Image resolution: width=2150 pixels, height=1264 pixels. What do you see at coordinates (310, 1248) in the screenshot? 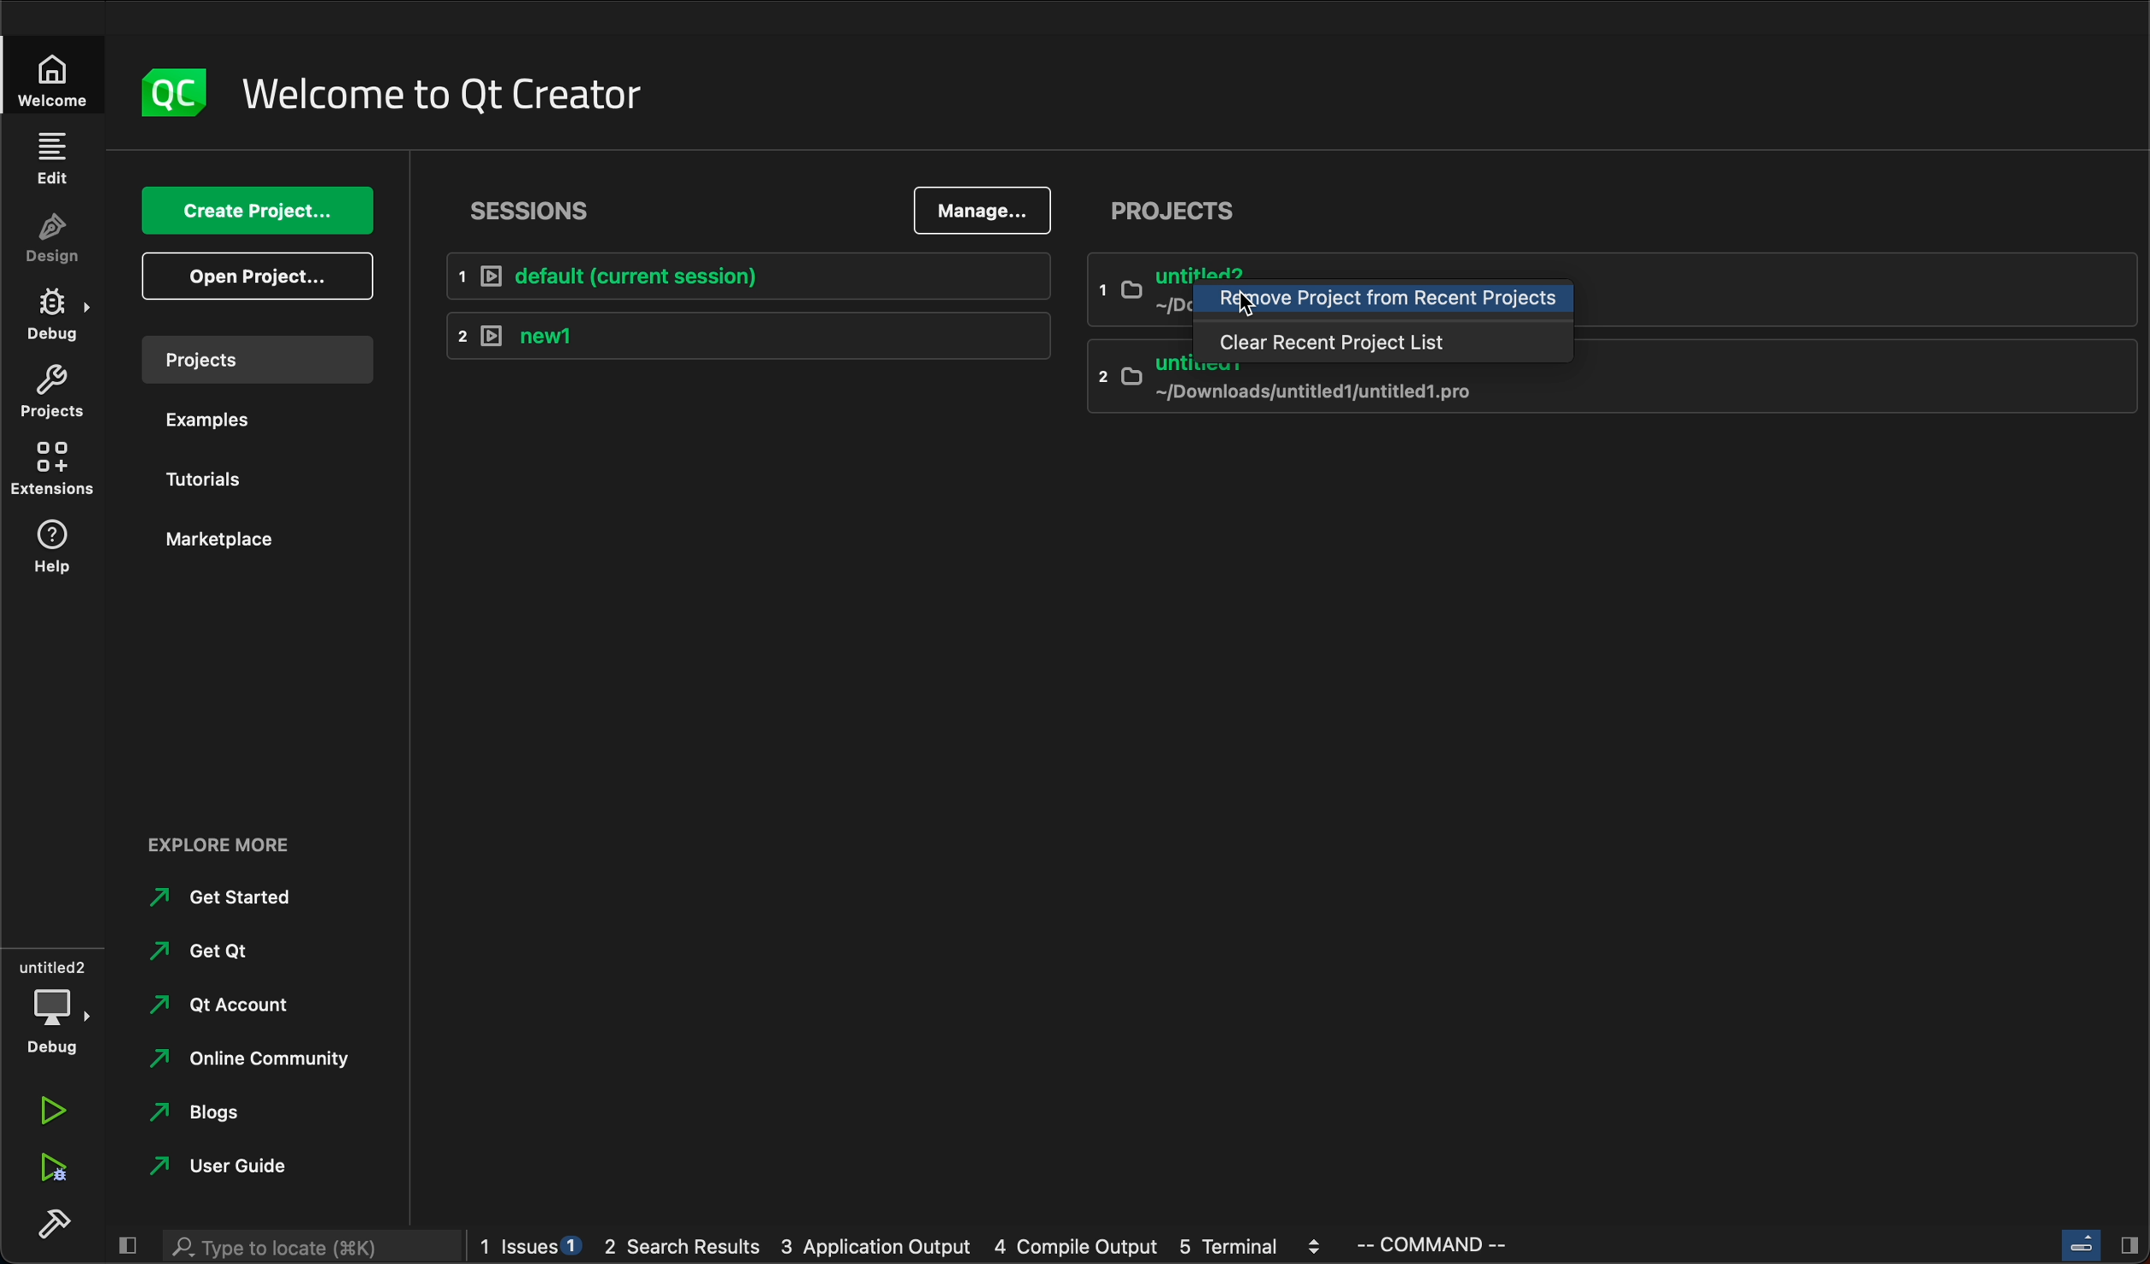
I see `search` at bounding box center [310, 1248].